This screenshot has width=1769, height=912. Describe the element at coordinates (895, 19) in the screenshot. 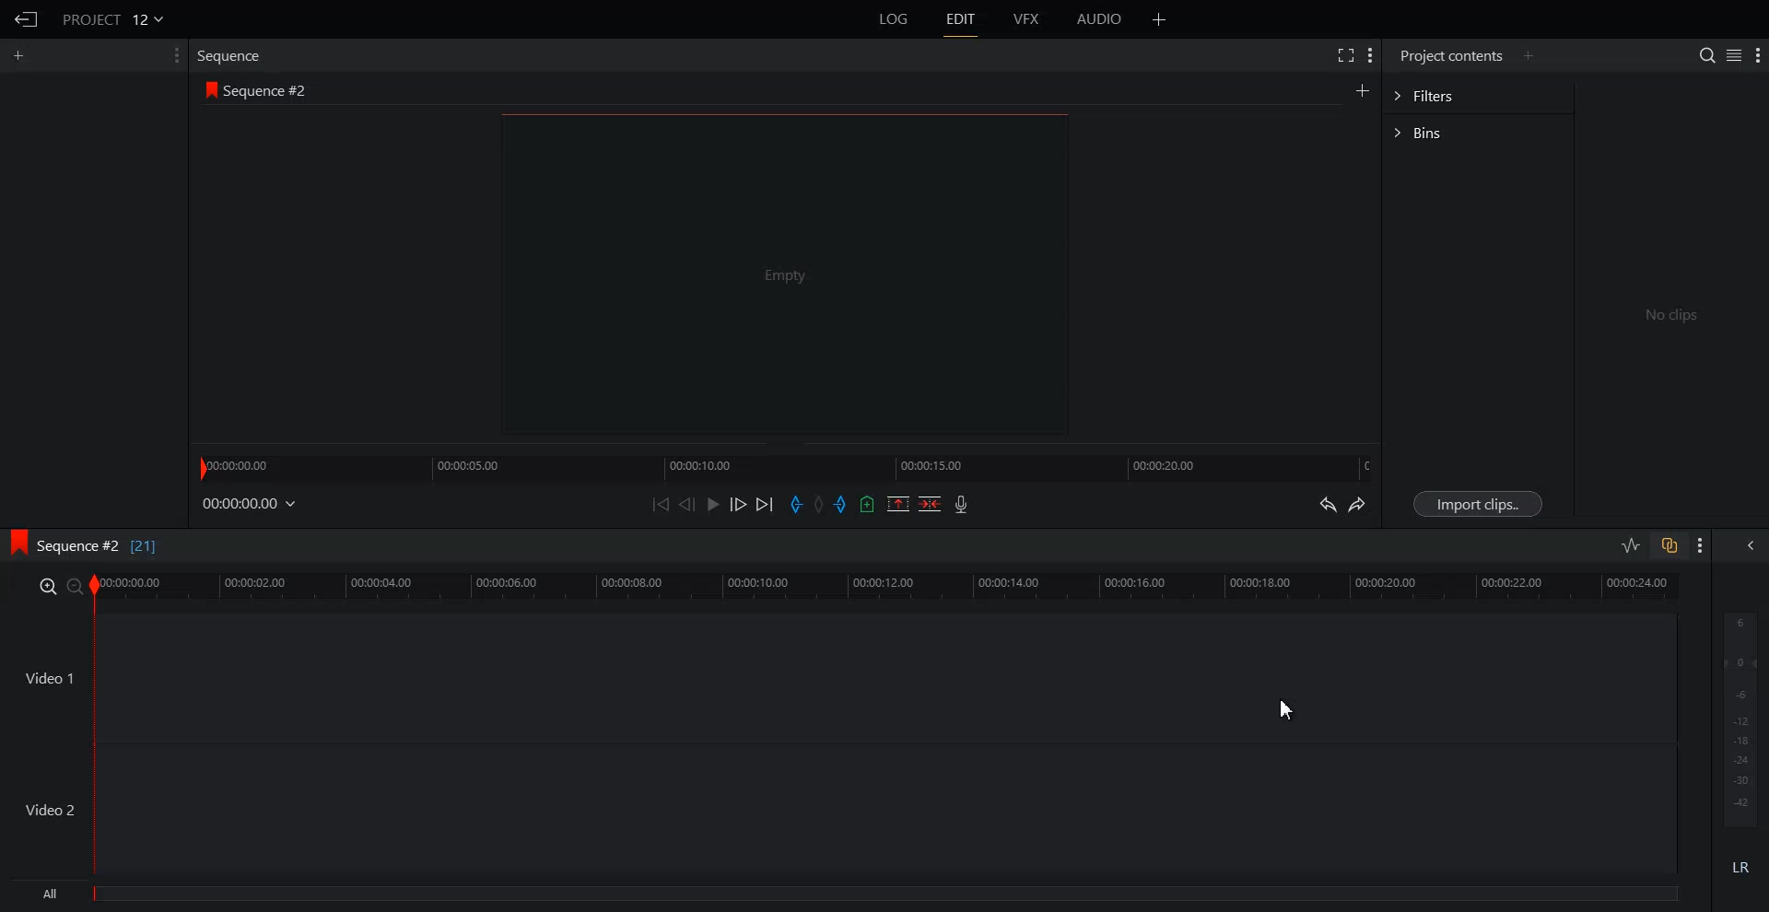

I see `LOG` at that location.